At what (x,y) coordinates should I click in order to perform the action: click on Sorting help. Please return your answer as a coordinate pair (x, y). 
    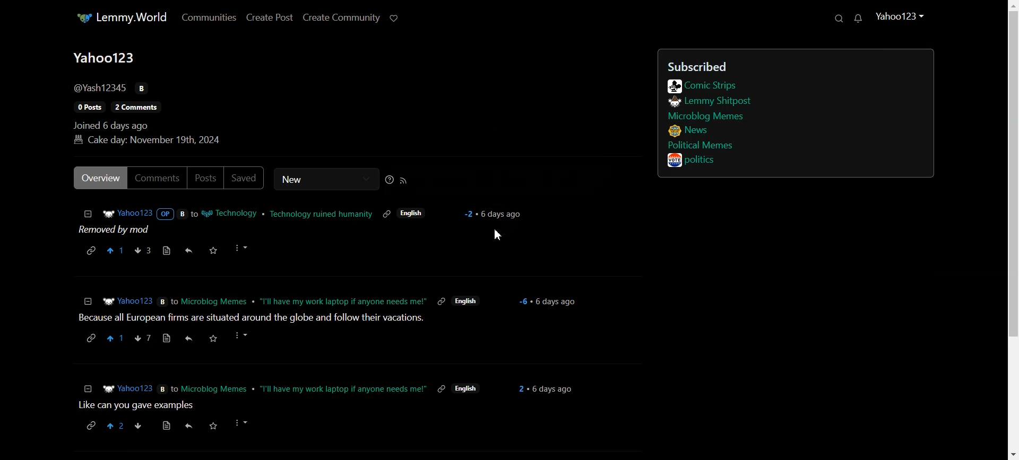
    Looking at the image, I should click on (390, 180).